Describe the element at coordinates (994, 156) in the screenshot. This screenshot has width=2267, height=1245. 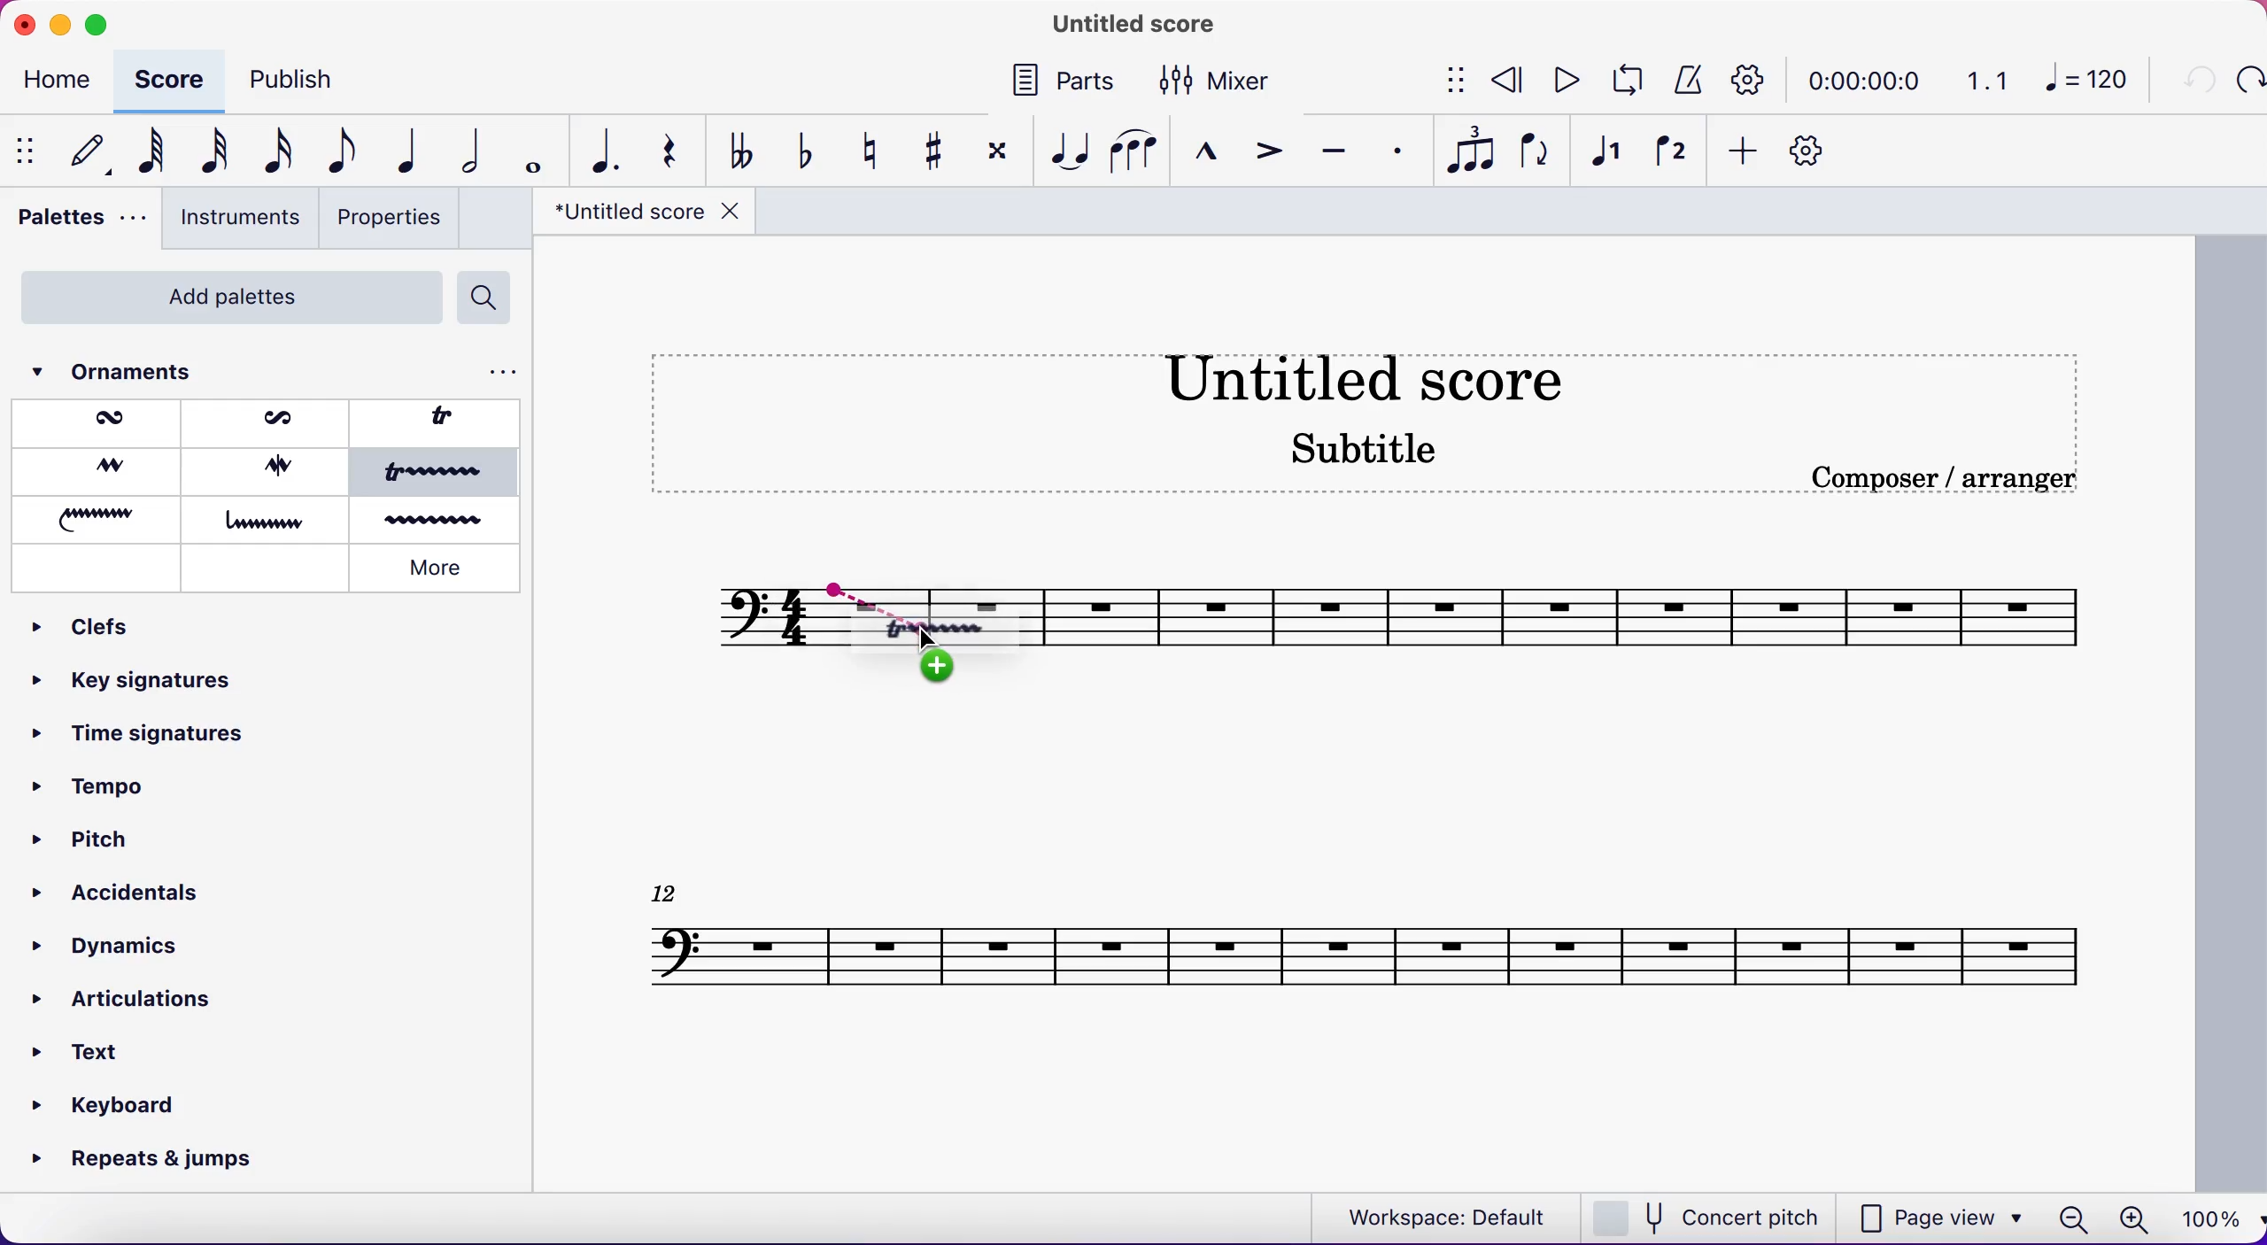
I see `toggle double sharp` at that location.